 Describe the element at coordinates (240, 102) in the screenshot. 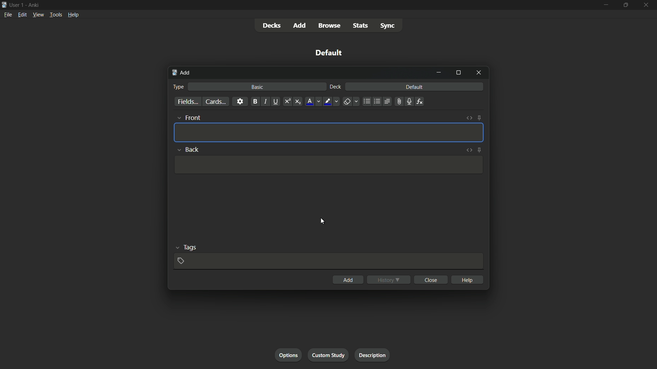

I see `settings` at that location.